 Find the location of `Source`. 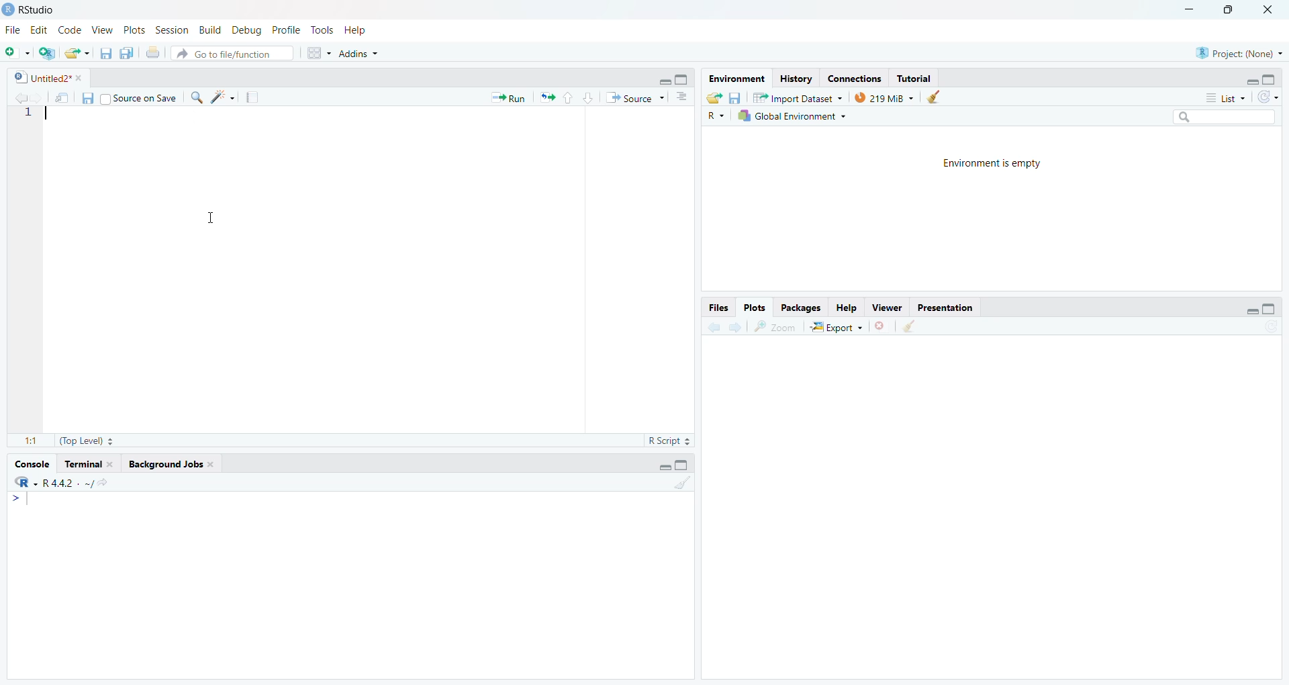

Source is located at coordinates (634, 97).